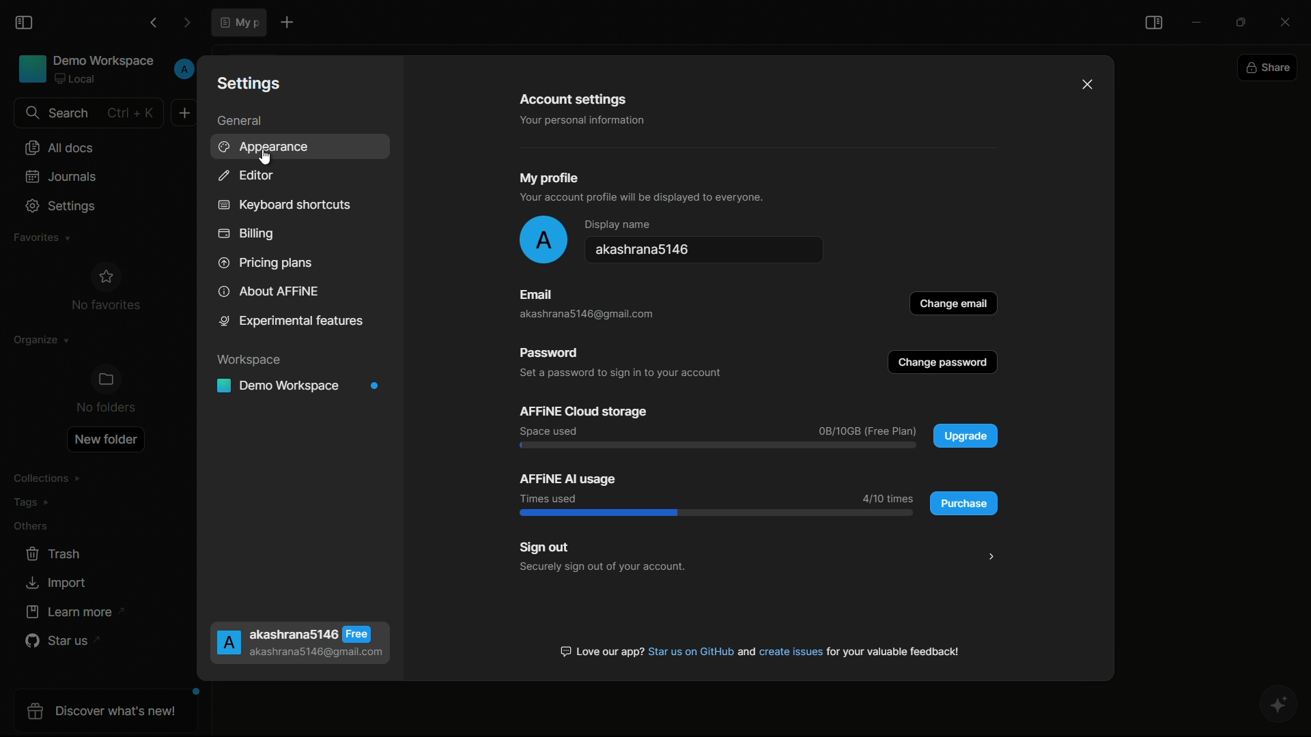 This screenshot has height=737, width=1311. Describe the element at coordinates (357, 633) in the screenshot. I see `Free` at that location.